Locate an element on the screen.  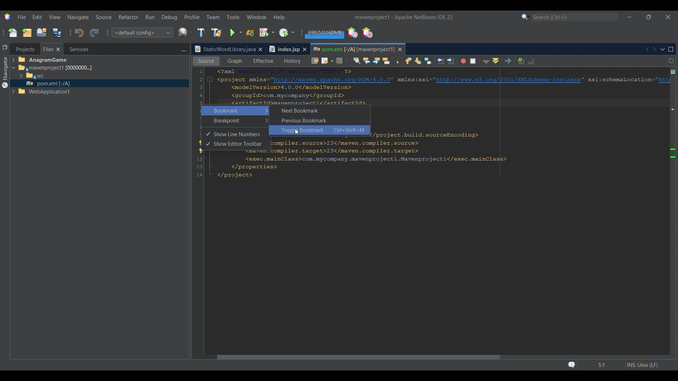
Markers is located at coordinates (672, 310).